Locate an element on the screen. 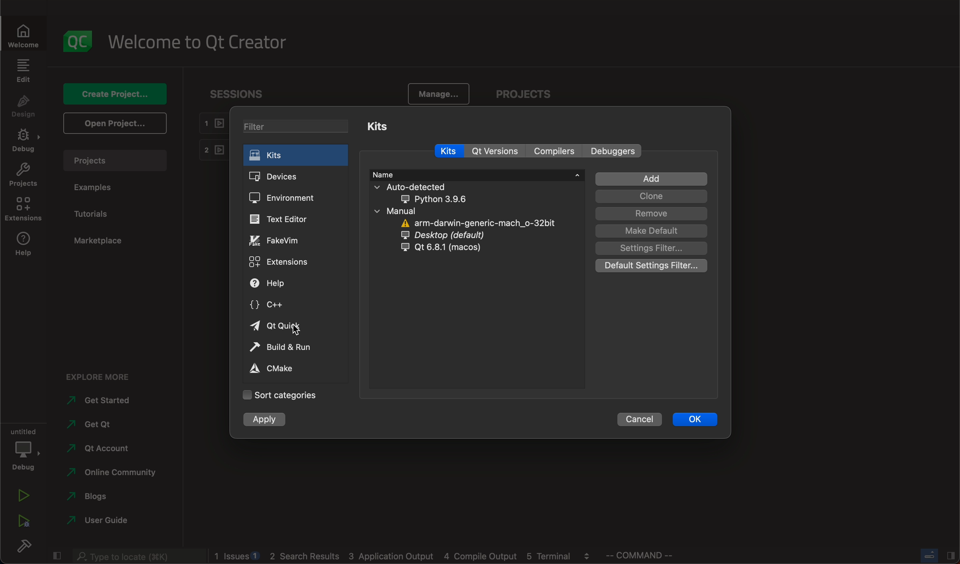 The width and height of the screenshot is (960, 564). kits is located at coordinates (378, 126).